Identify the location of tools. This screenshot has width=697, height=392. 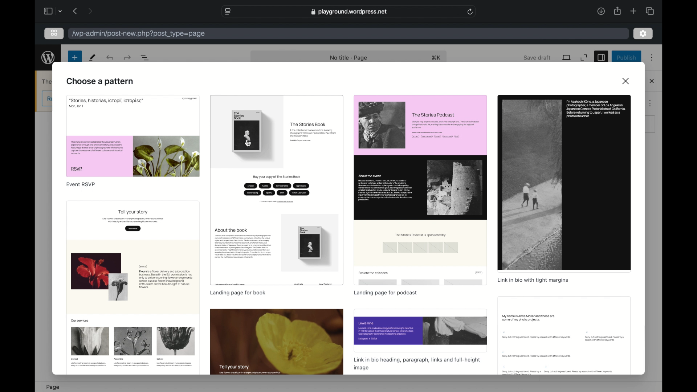
(92, 58).